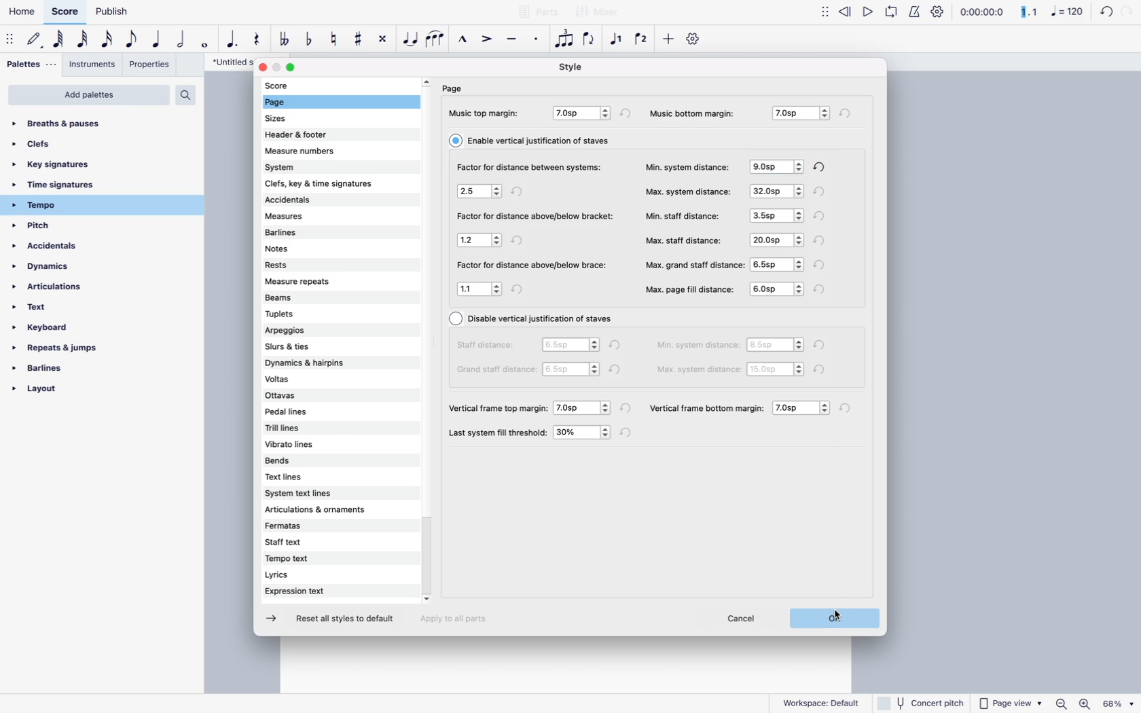  What do you see at coordinates (519, 240) in the screenshot?
I see `refresh` at bounding box center [519, 240].